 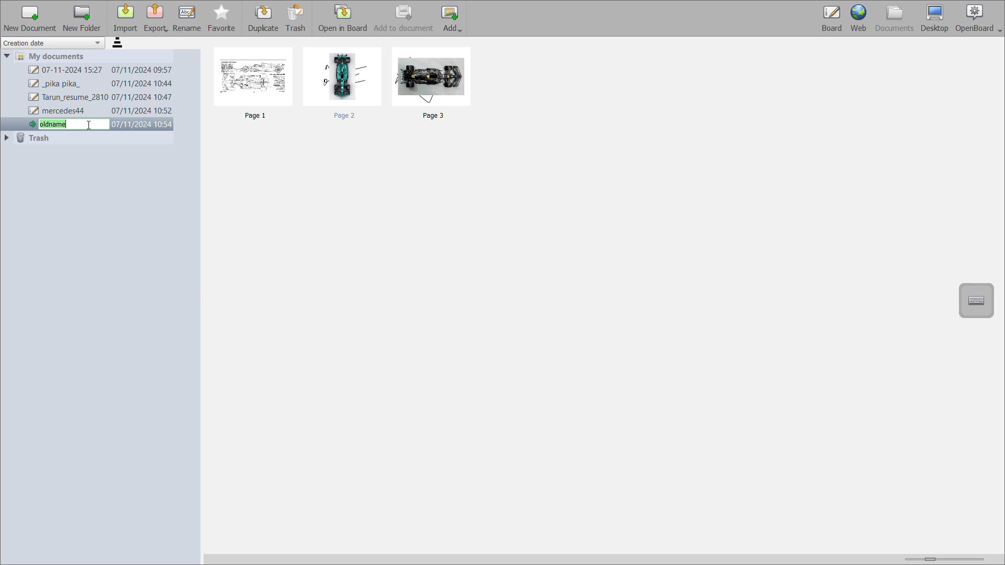 I want to click on new document, so click(x=29, y=18).